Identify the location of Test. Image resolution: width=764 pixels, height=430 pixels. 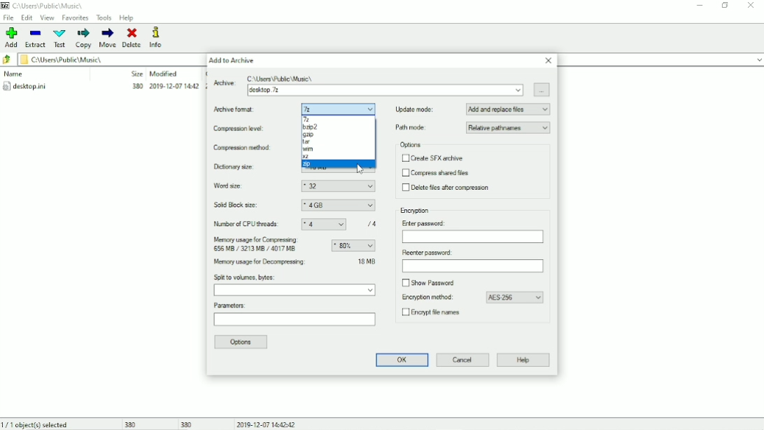
(60, 39).